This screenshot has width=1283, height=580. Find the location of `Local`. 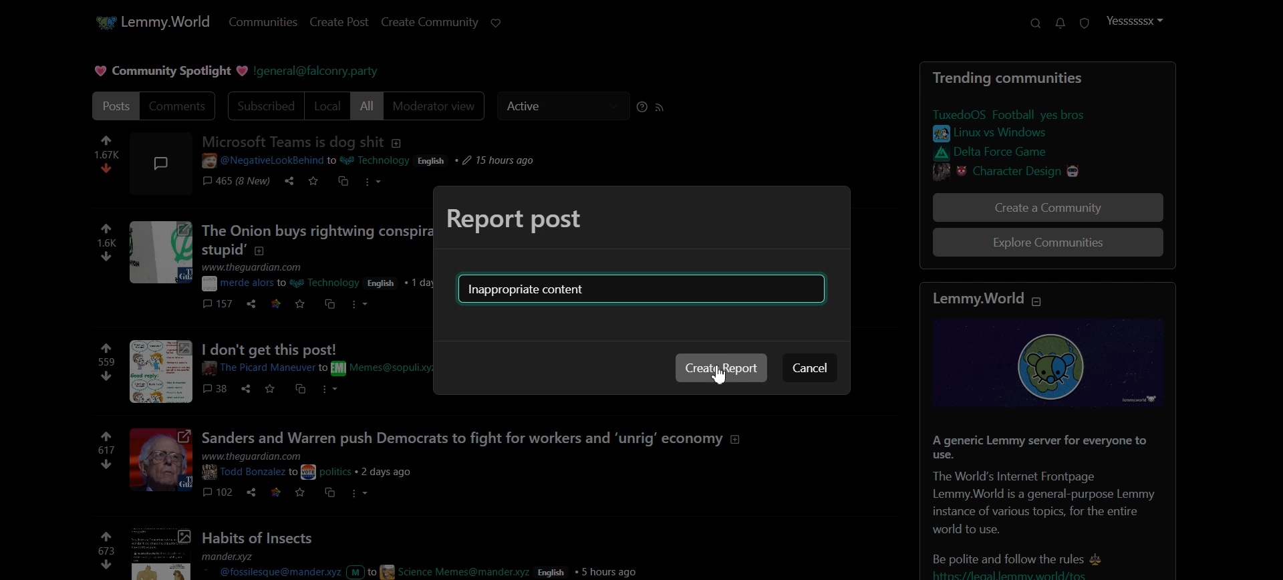

Local is located at coordinates (327, 106).